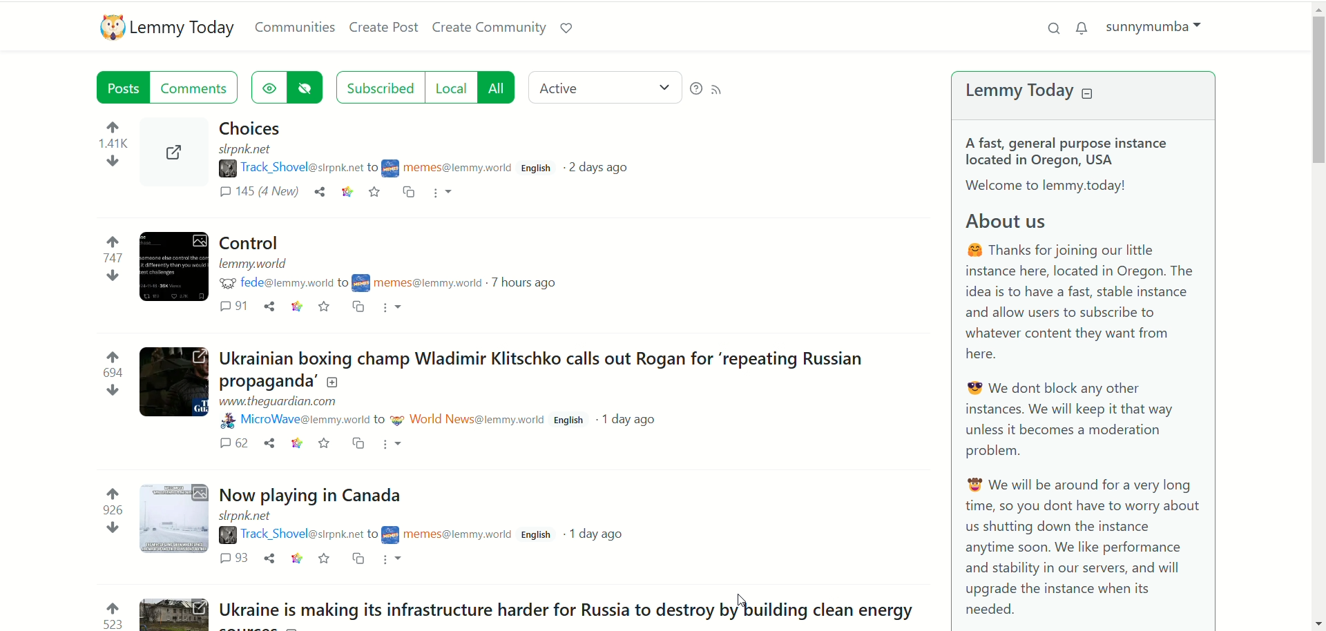 Image resolution: width=1326 pixels, height=631 pixels. I want to click on Post on "Ukraine is making its infrastructure harder for Russia to destroy by building clean energy", so click(567, 608).